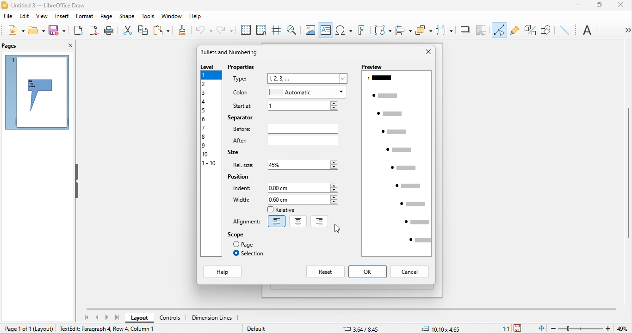 The height and width of the screenshot is (334, 632). What do you see at coordinates (57, 30) in the screenshot?
I see `save` at bounding box center [57, 30].